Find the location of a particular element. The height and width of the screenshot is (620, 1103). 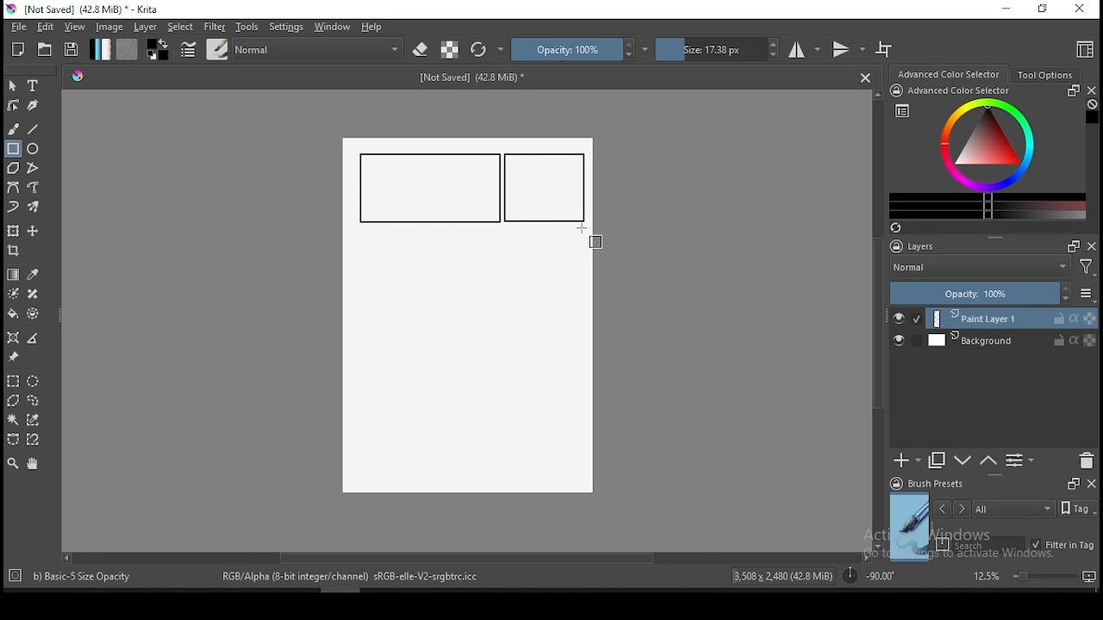

mouse pointer is located at coordinates (582, 229).